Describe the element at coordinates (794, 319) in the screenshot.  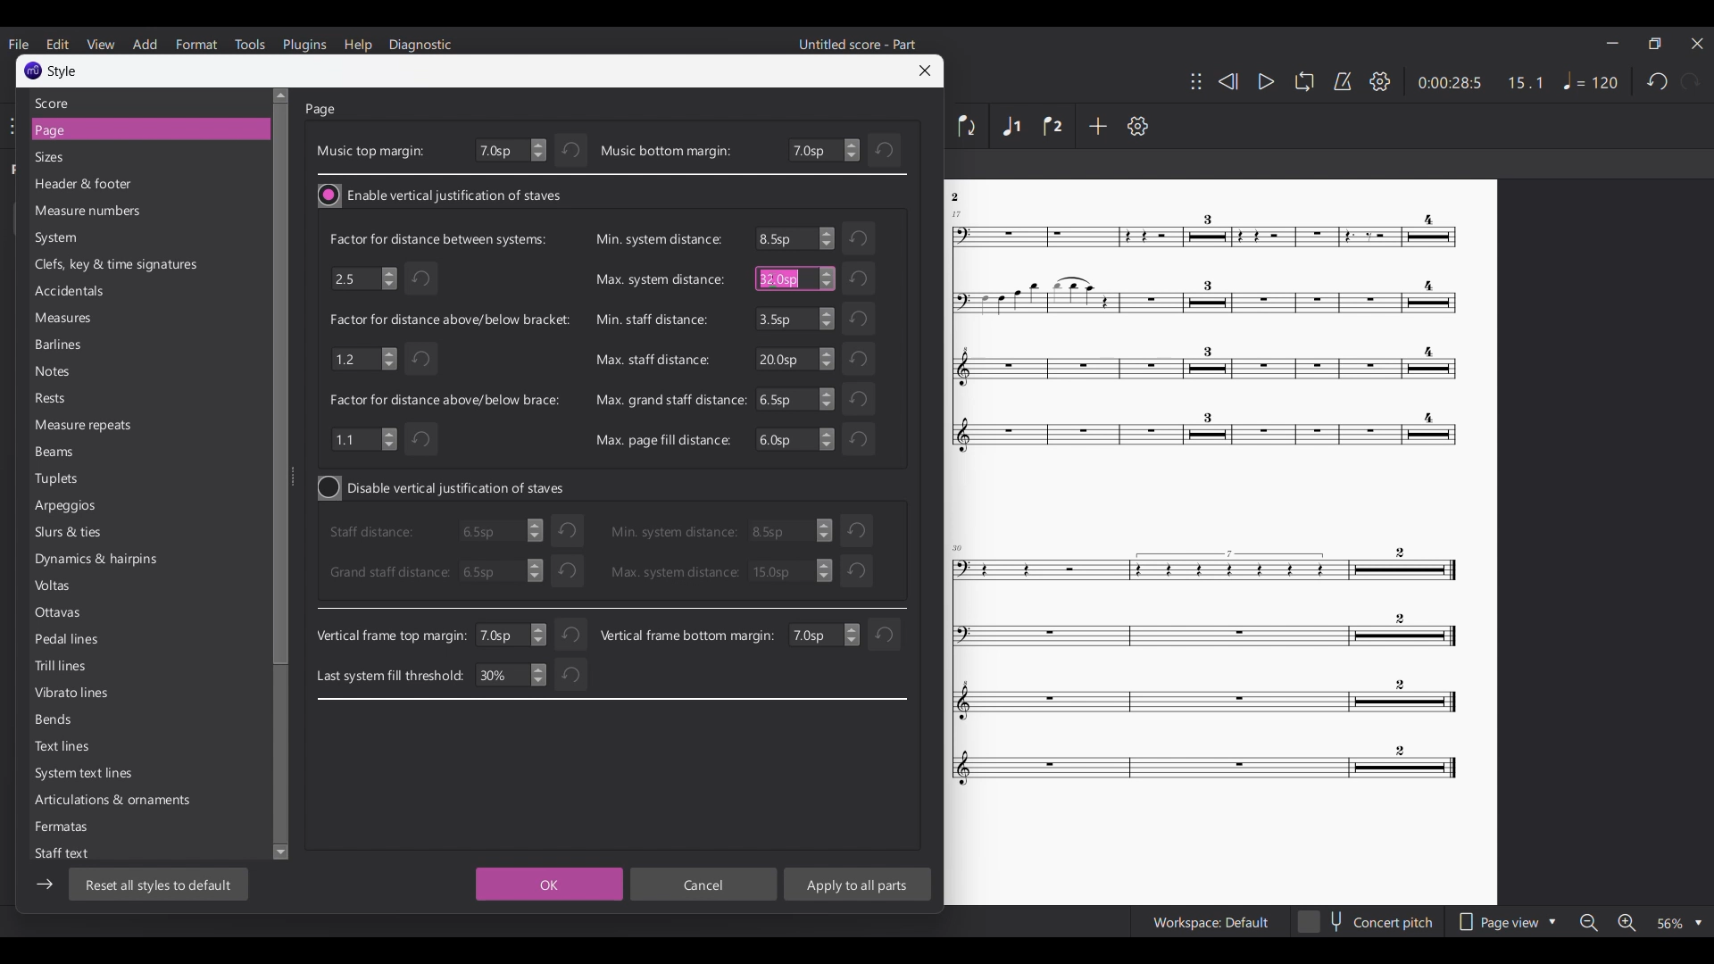
I see `3.5sp` at that location.